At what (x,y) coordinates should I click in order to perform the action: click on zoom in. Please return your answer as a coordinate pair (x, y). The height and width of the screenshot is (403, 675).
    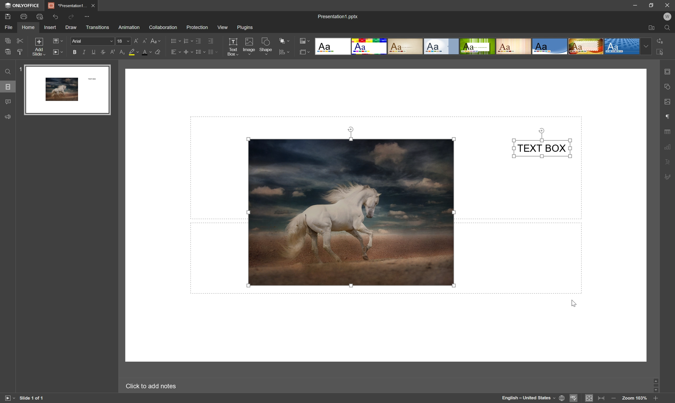
    Looking at the image, I should click on (656, 399).